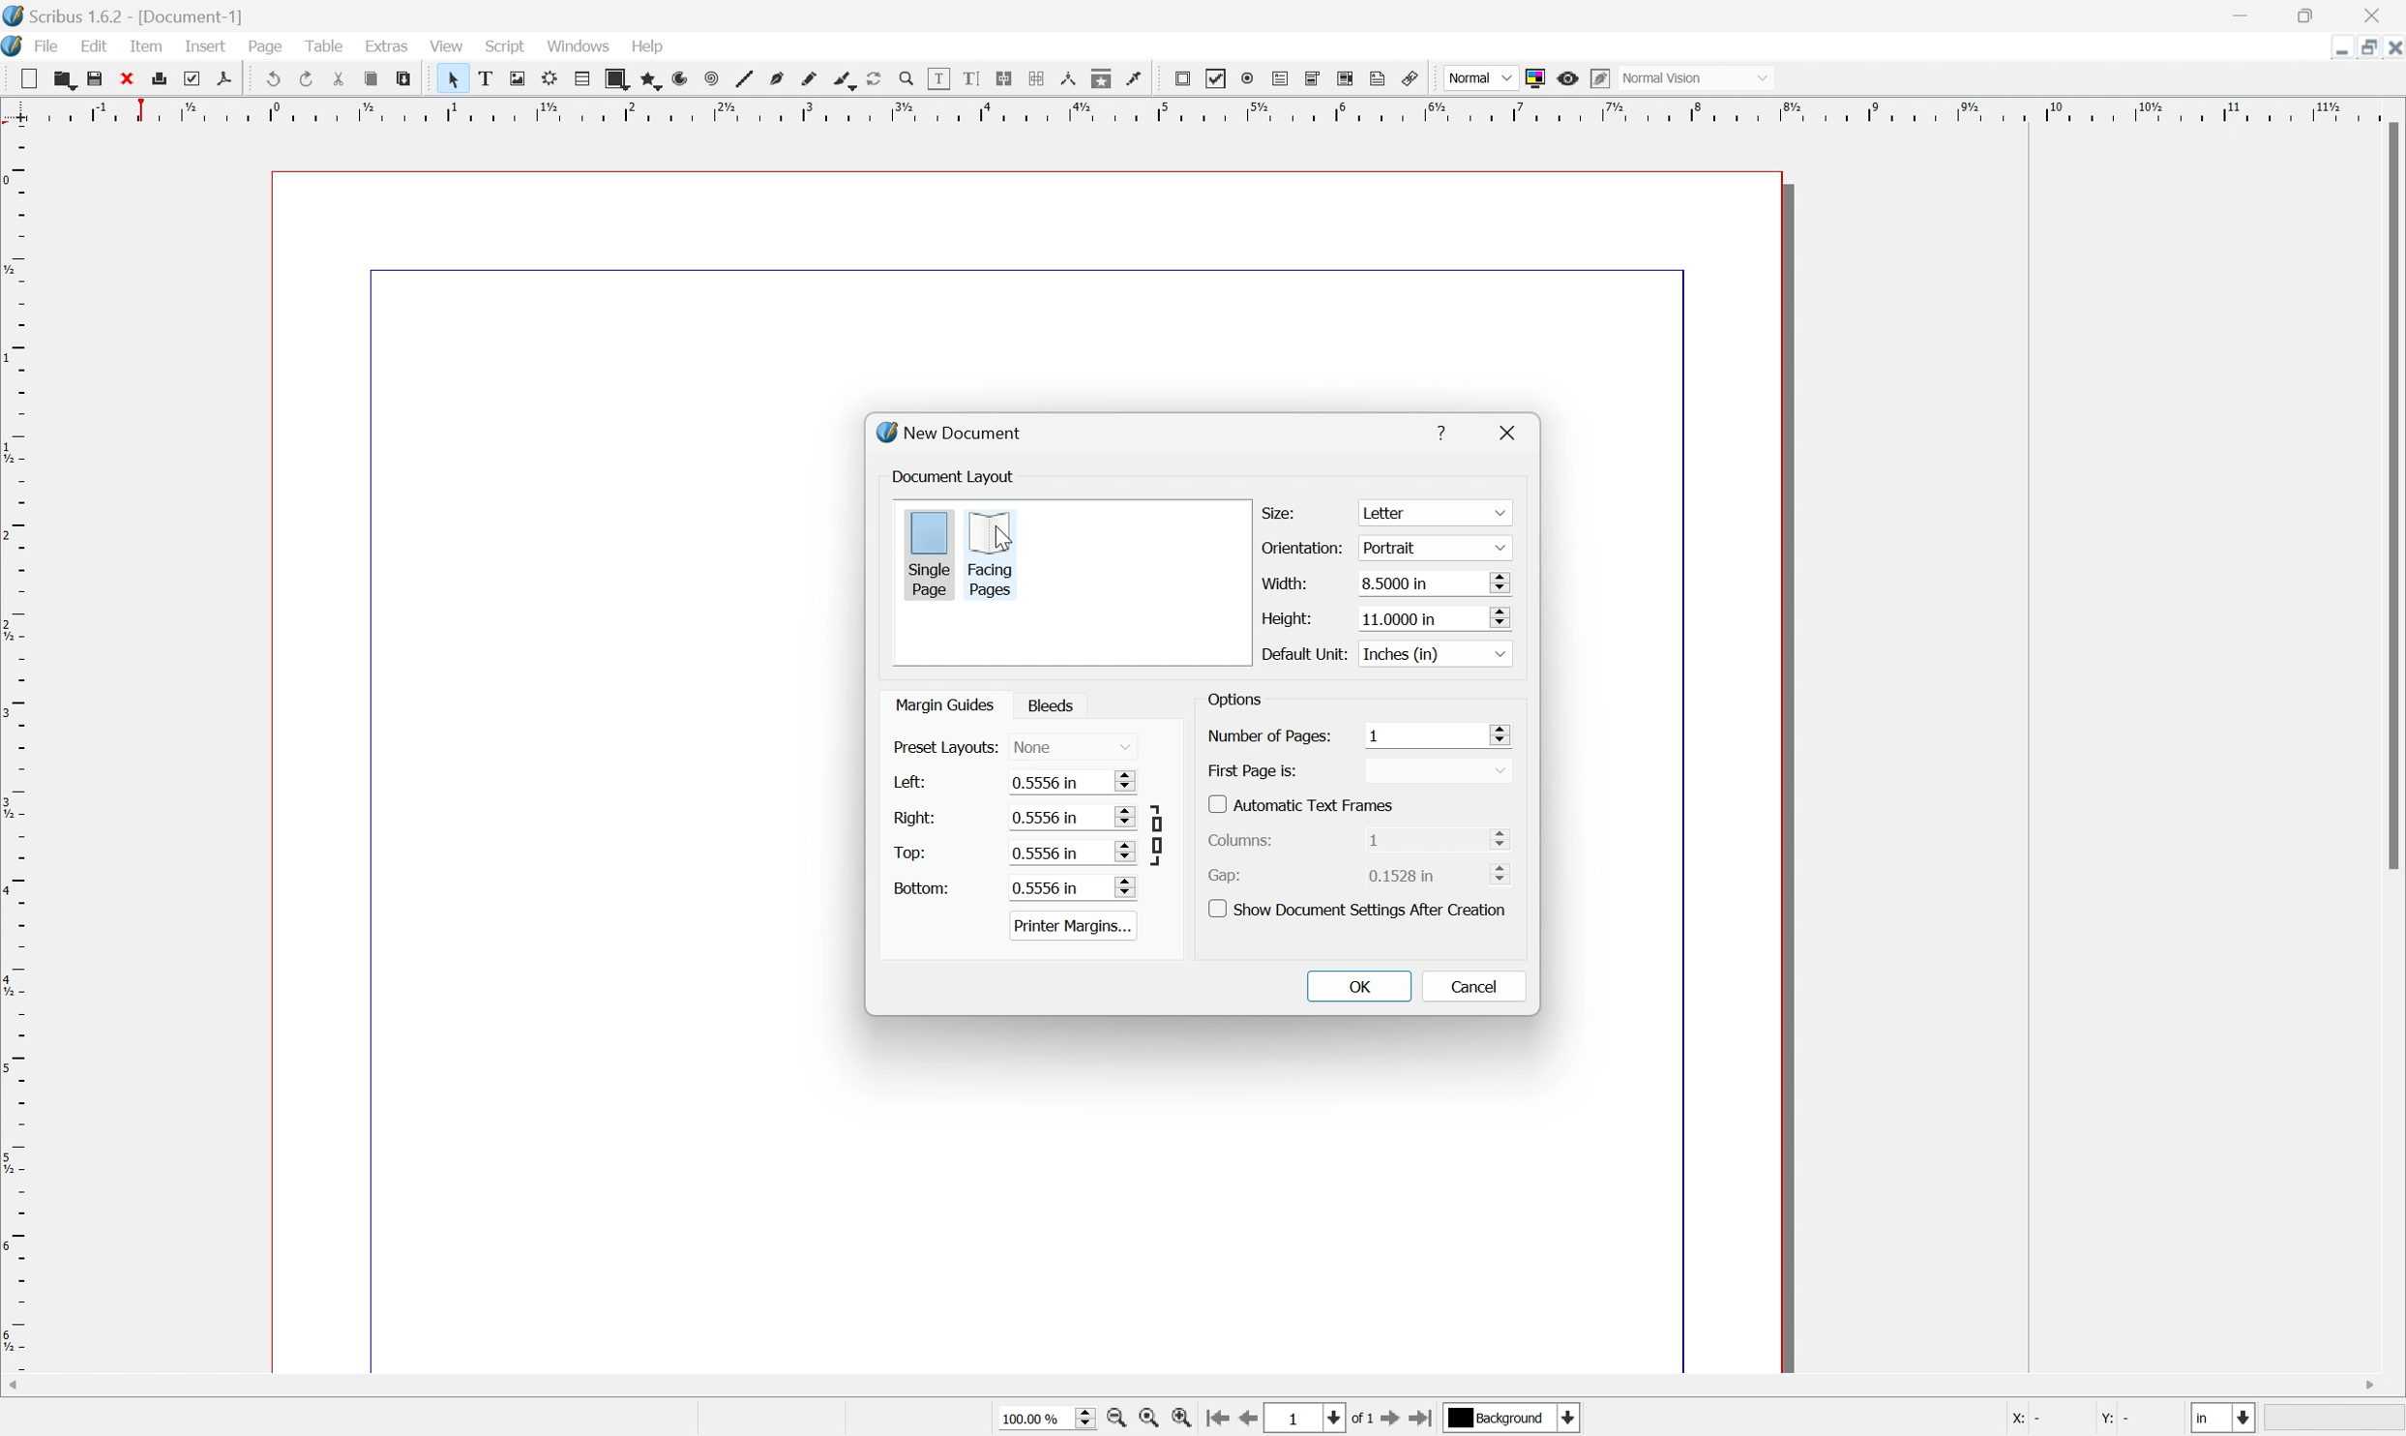 Image resolution: width=2406 pixels, height=1436 pixels. What do you see at coordinates (152, 46) in the screenshot?
I see `Item` at bounding box center [152, 46].